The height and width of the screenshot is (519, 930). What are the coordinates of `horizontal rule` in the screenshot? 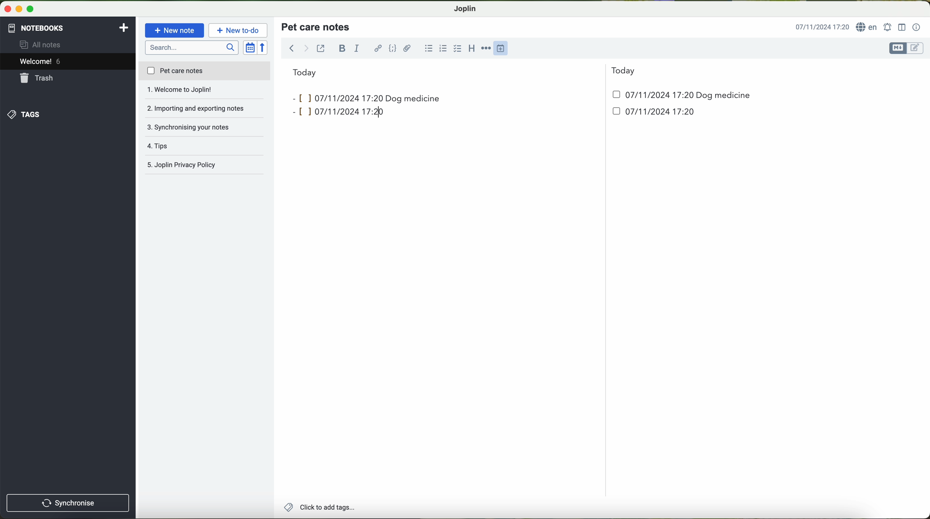 It's located at (487, 48).